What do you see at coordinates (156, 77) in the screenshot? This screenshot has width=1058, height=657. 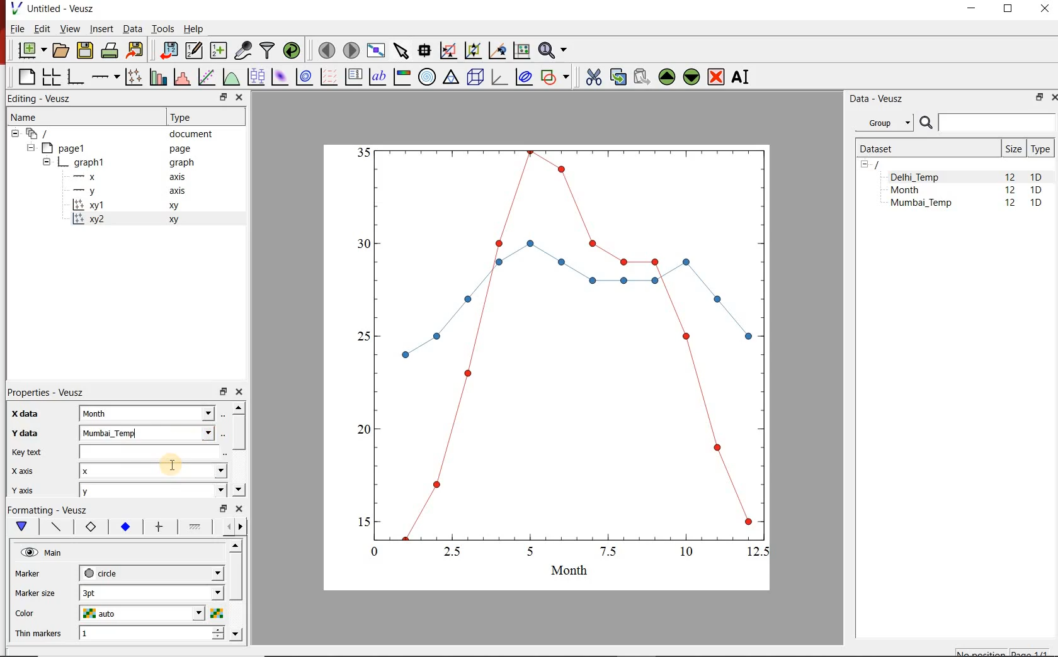 I see `plot bar charts` at bounding box center [156, 77].